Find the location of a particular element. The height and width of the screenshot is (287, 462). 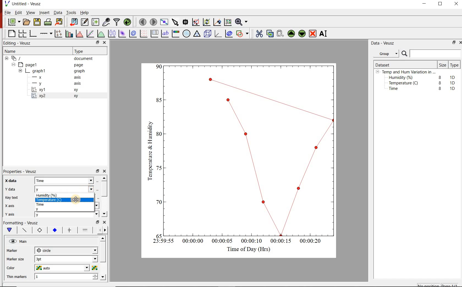

y is located at coordinates (48, 189).